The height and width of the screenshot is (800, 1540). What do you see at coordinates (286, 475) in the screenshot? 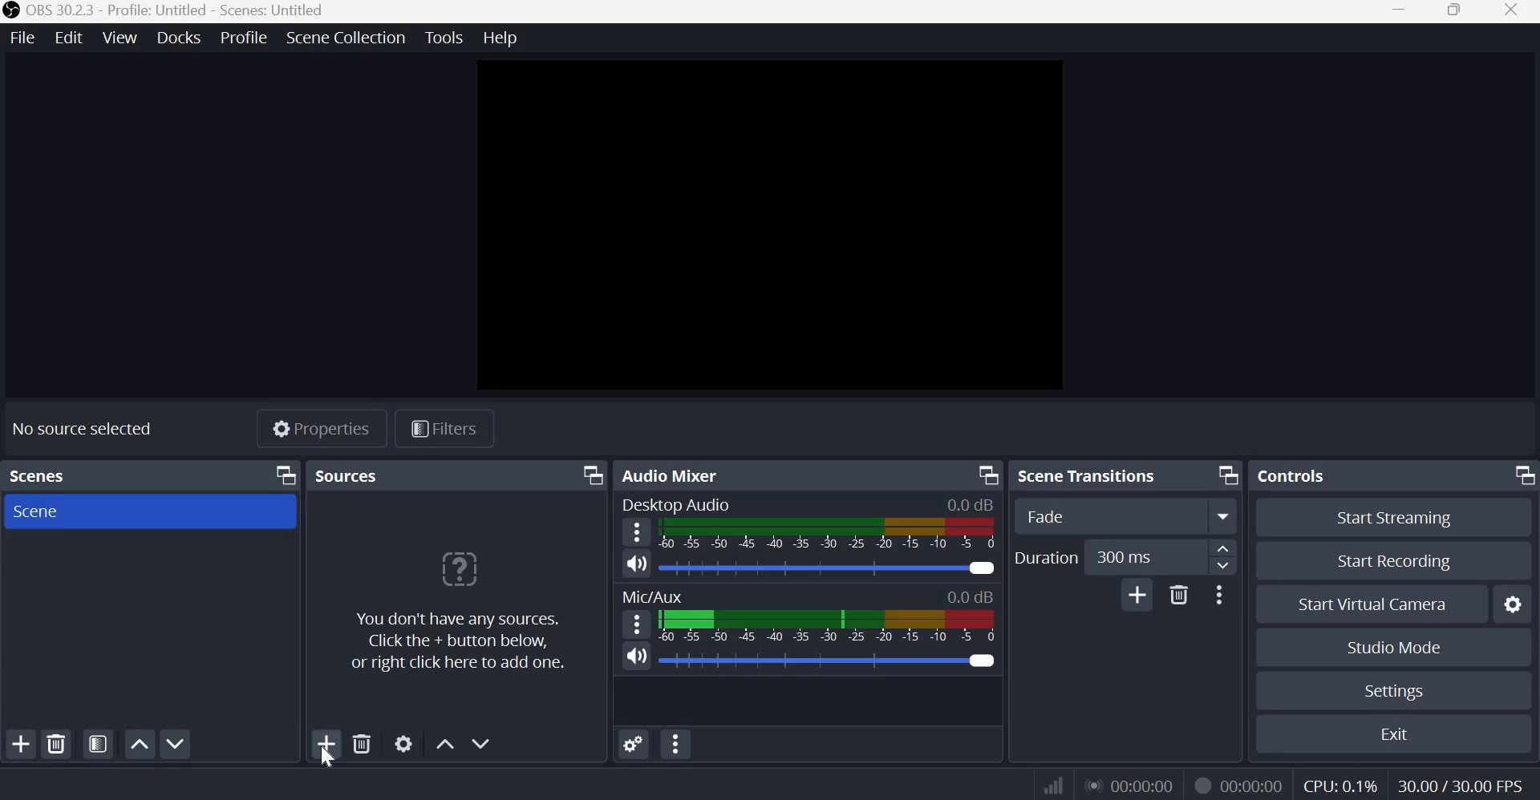
I see ` Dock Options icon` at bounding box center [286, 475].